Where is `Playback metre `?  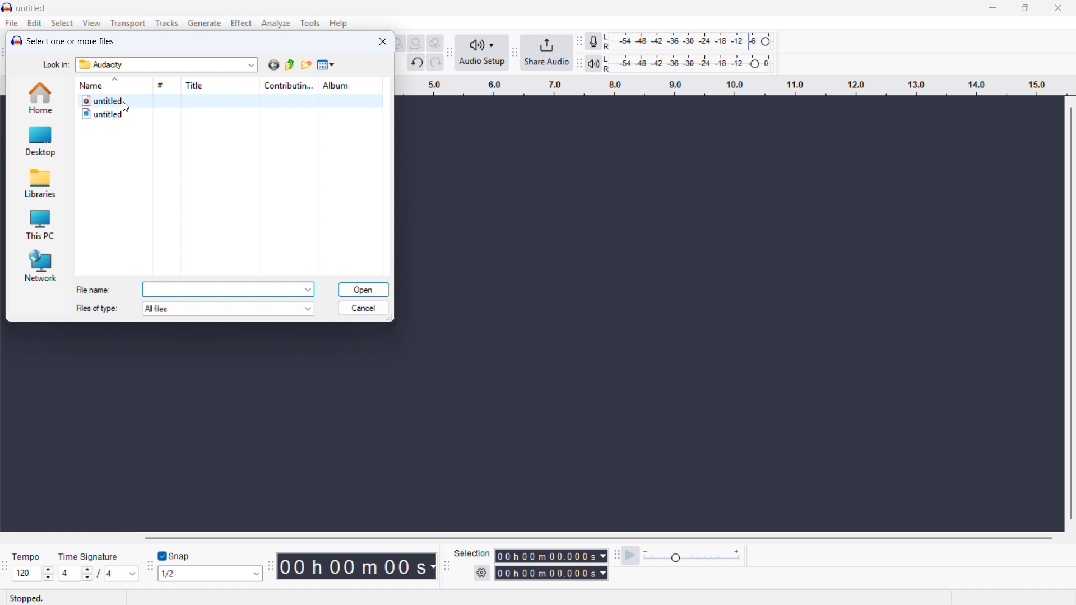 Playback metre  is located at coordinates (593, 64).